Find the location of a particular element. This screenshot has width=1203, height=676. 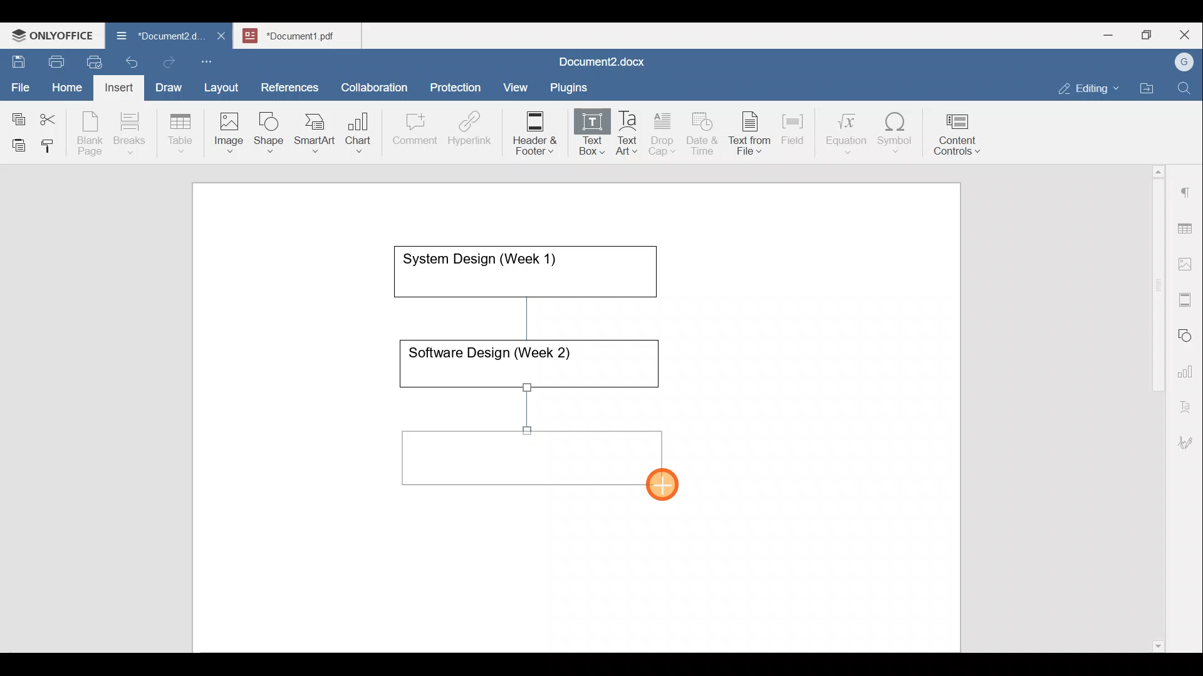

Signature settings is located at coordinates (1189, 438).